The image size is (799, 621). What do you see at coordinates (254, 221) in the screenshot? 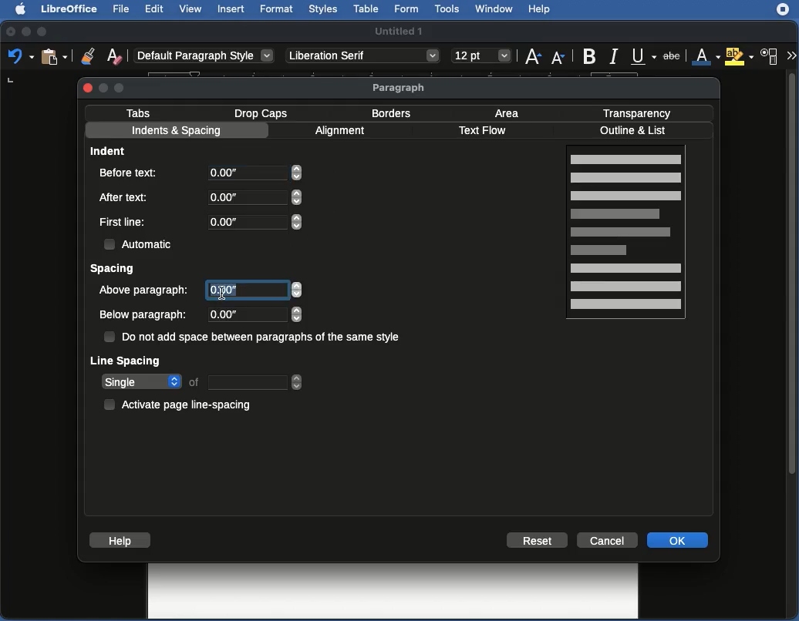
I see `0.00"` at bounding box center [254, 221].